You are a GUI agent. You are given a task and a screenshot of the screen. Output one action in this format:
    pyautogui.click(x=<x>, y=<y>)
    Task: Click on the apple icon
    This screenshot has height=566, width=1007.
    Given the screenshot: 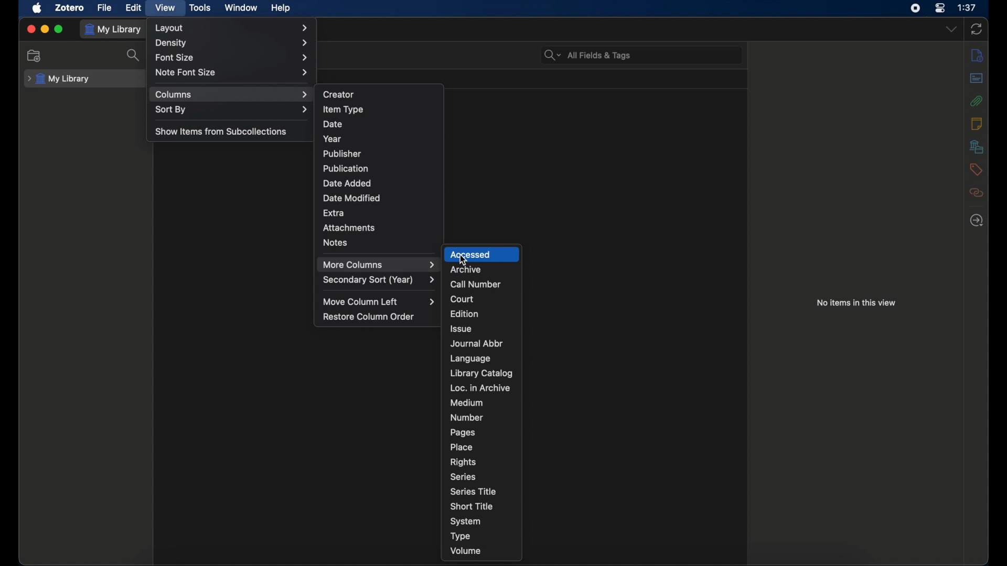 What is the action you would take?
    pyautogui.click(x=37, y=8)
    